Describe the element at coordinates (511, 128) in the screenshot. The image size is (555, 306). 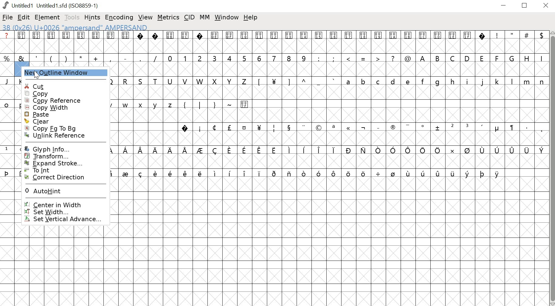
I see `symbol` at that location.